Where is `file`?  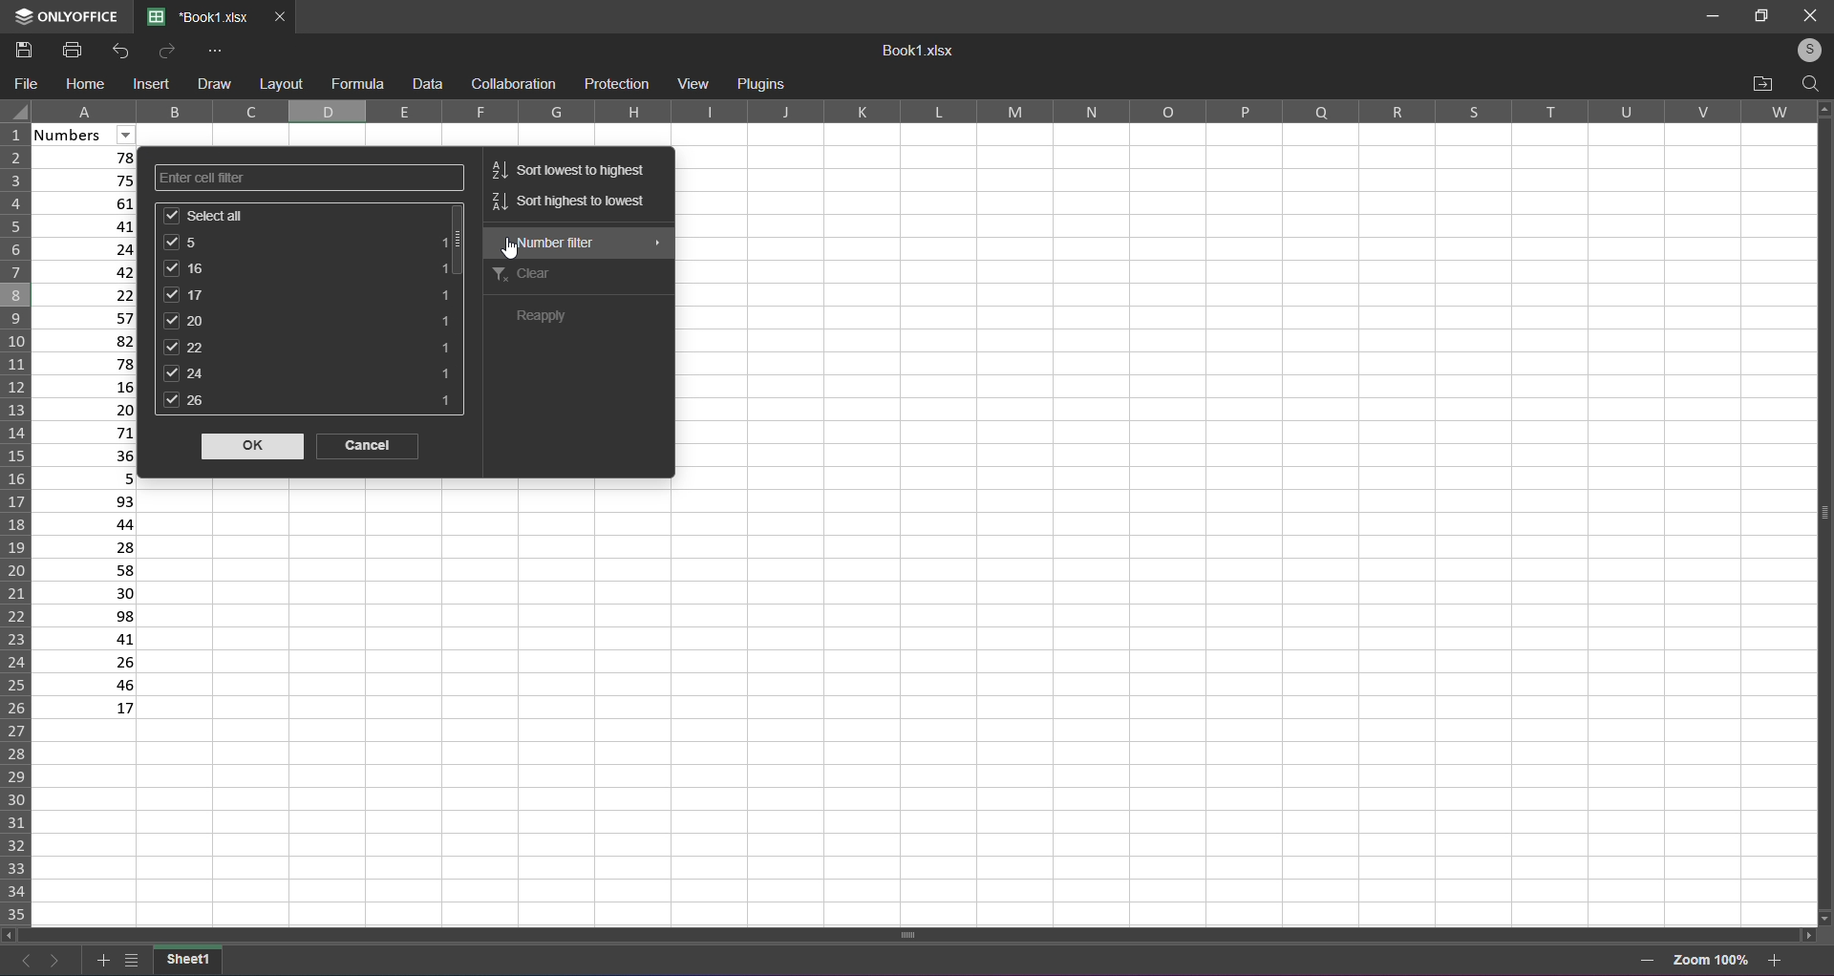
file is located at coordinates (29, 84).